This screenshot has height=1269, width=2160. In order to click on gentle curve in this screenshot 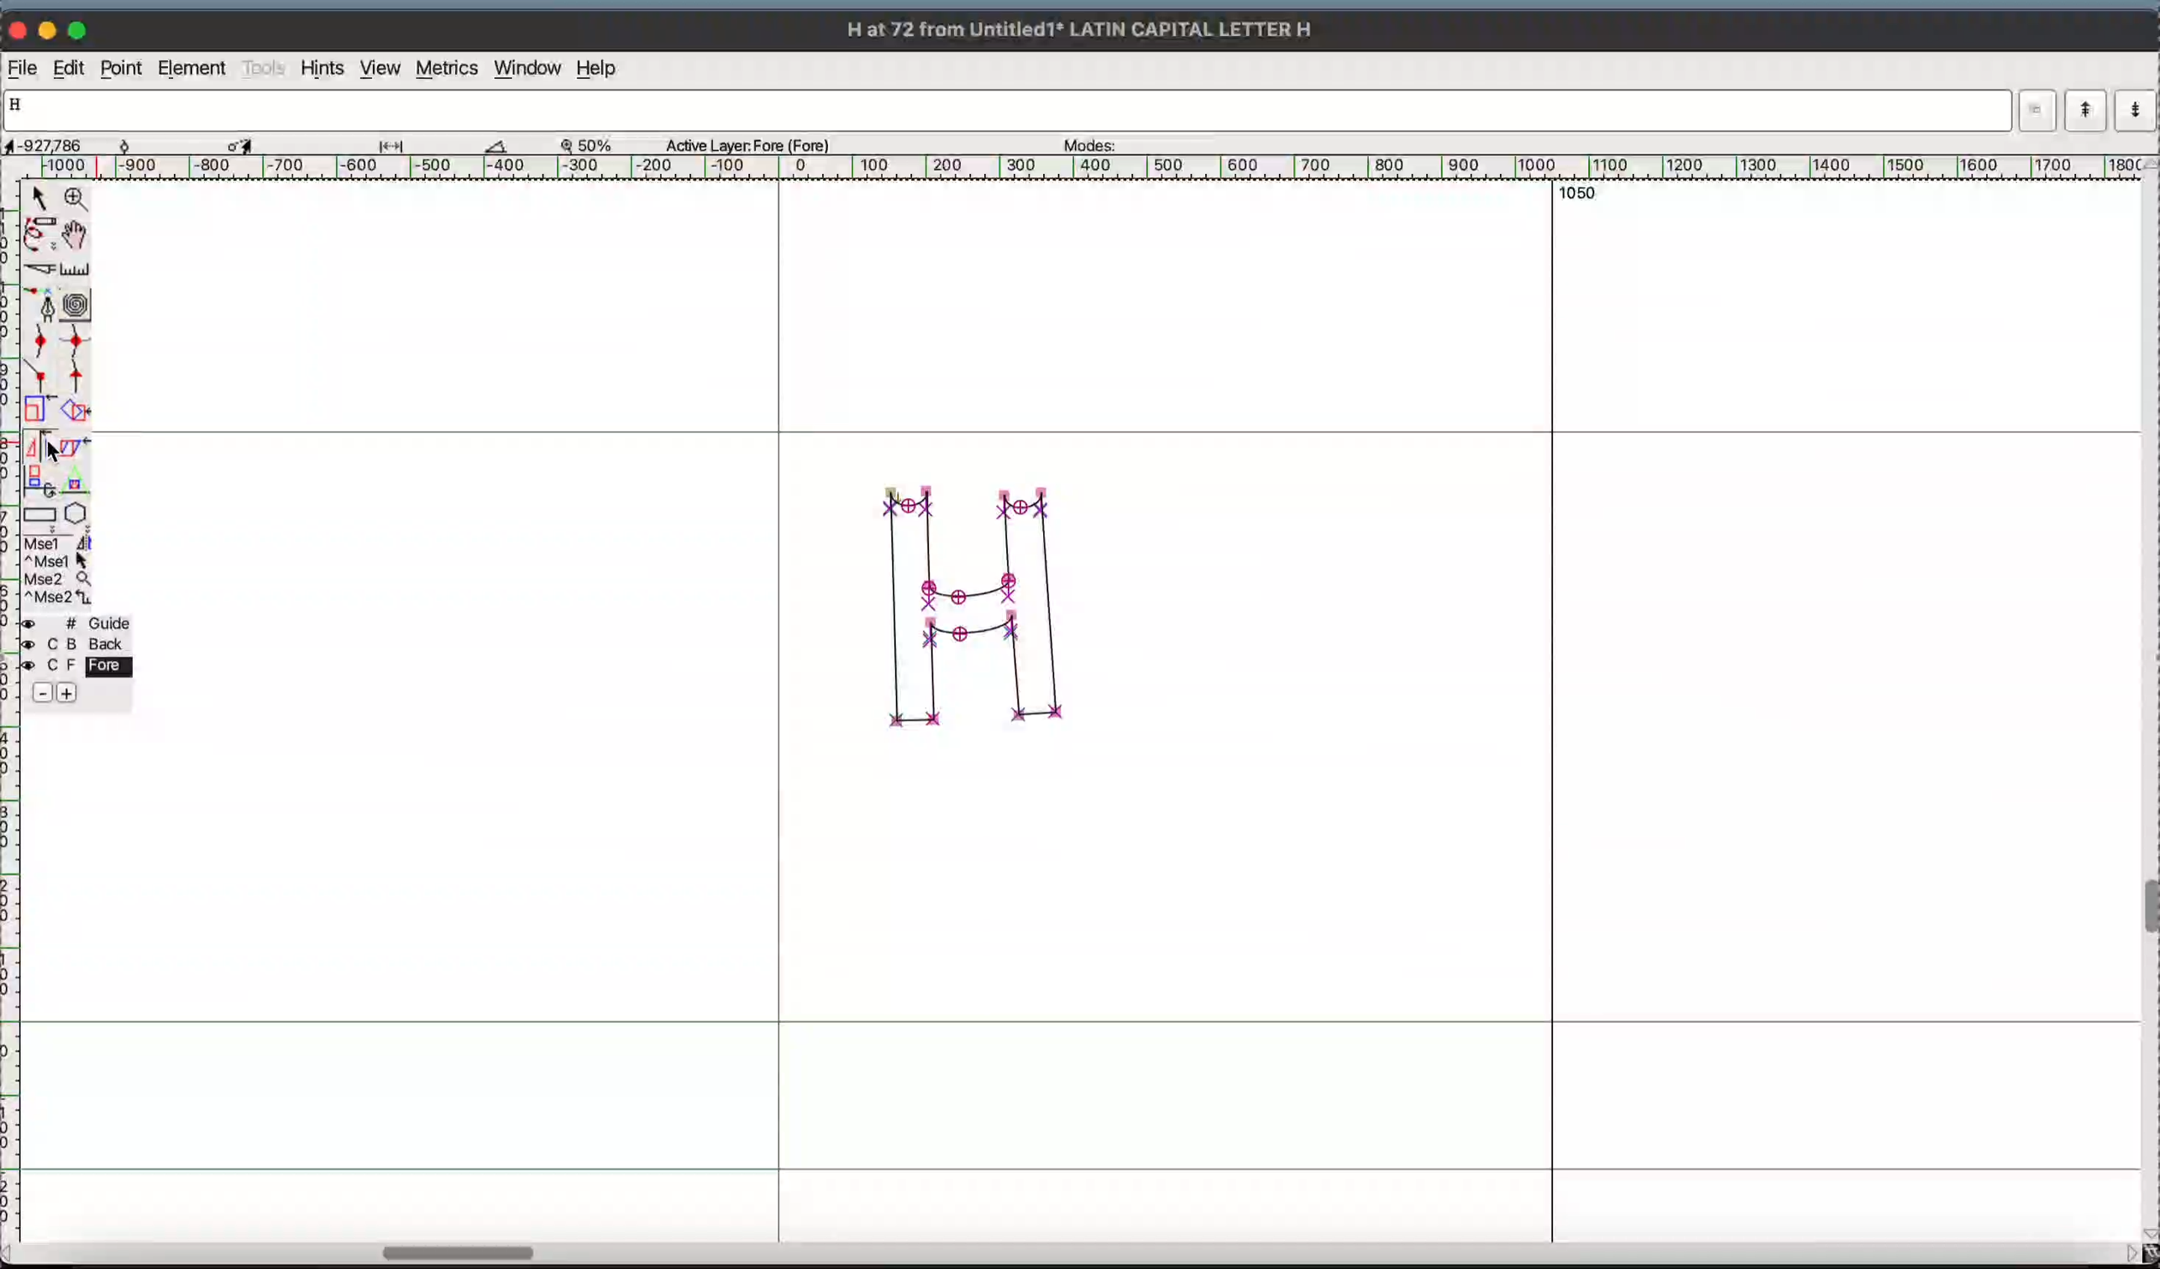, I will do `click(42, 344)`.